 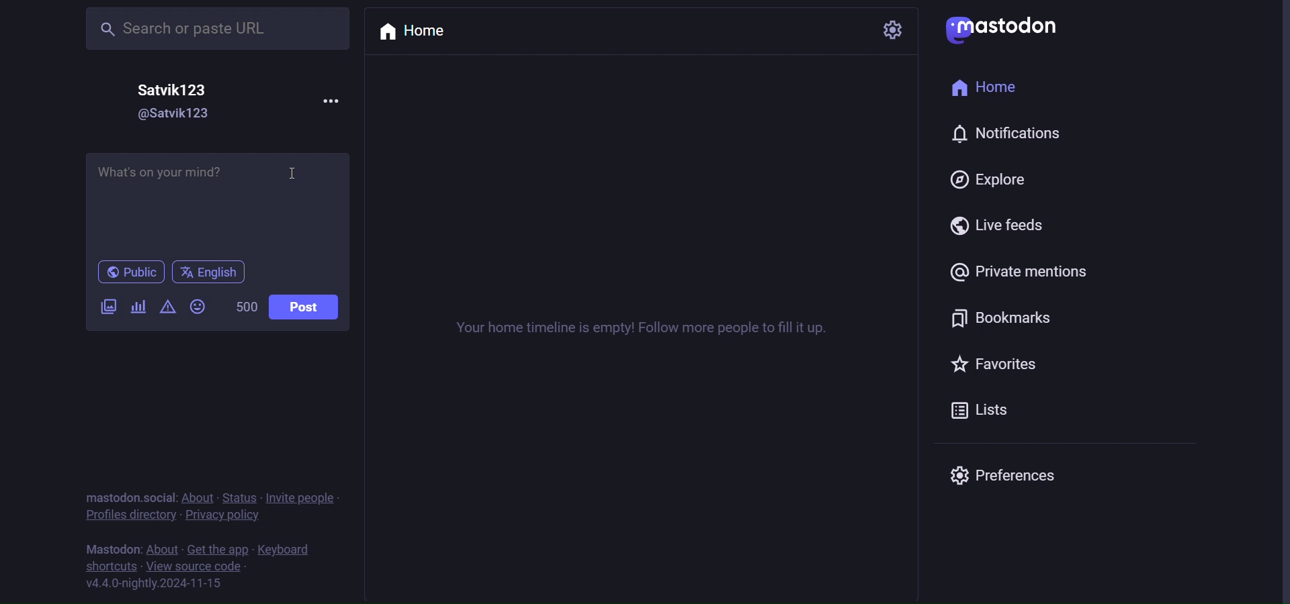 What do you see at coordinates (166, 308) in the screenshot?
I see `content warning` at bounding box center [166, 308].